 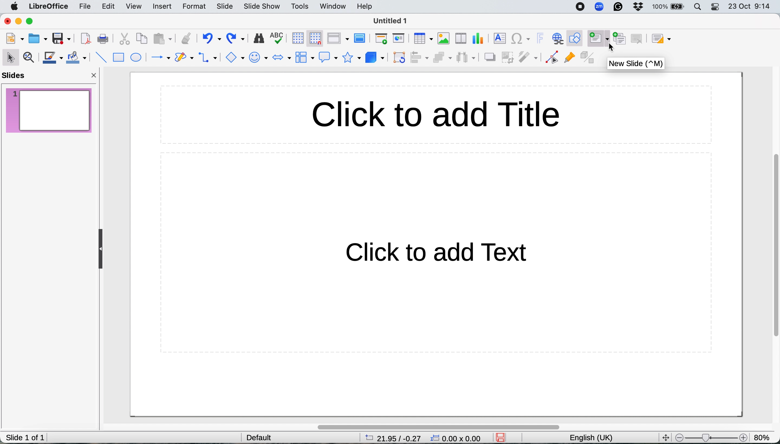 What do you see at coordinates (163, 39) in the screenshot?
I see `paste` at bounding box center [163, 39].